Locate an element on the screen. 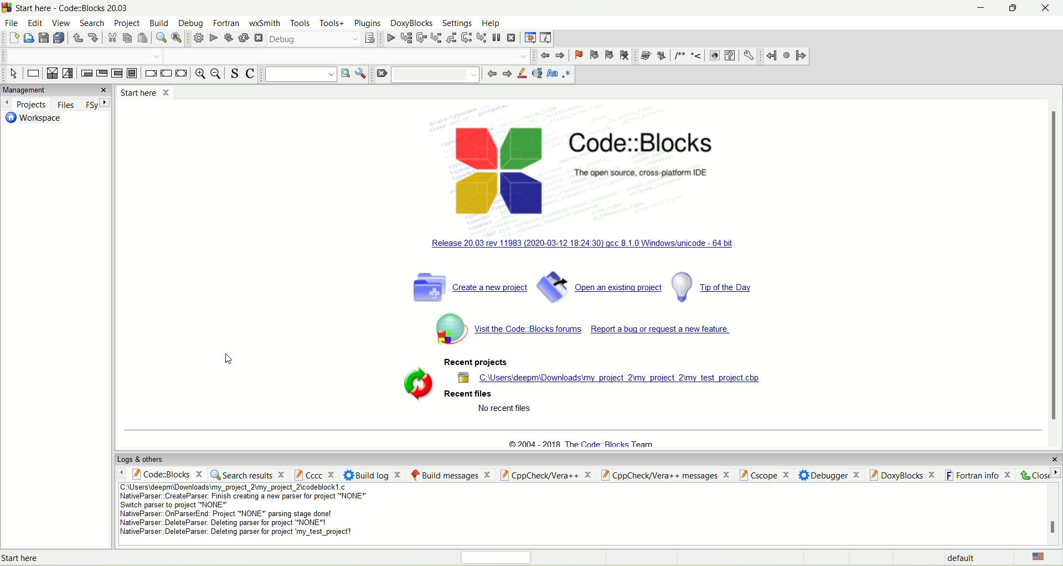  FSy is located at coordinates (99, 104).